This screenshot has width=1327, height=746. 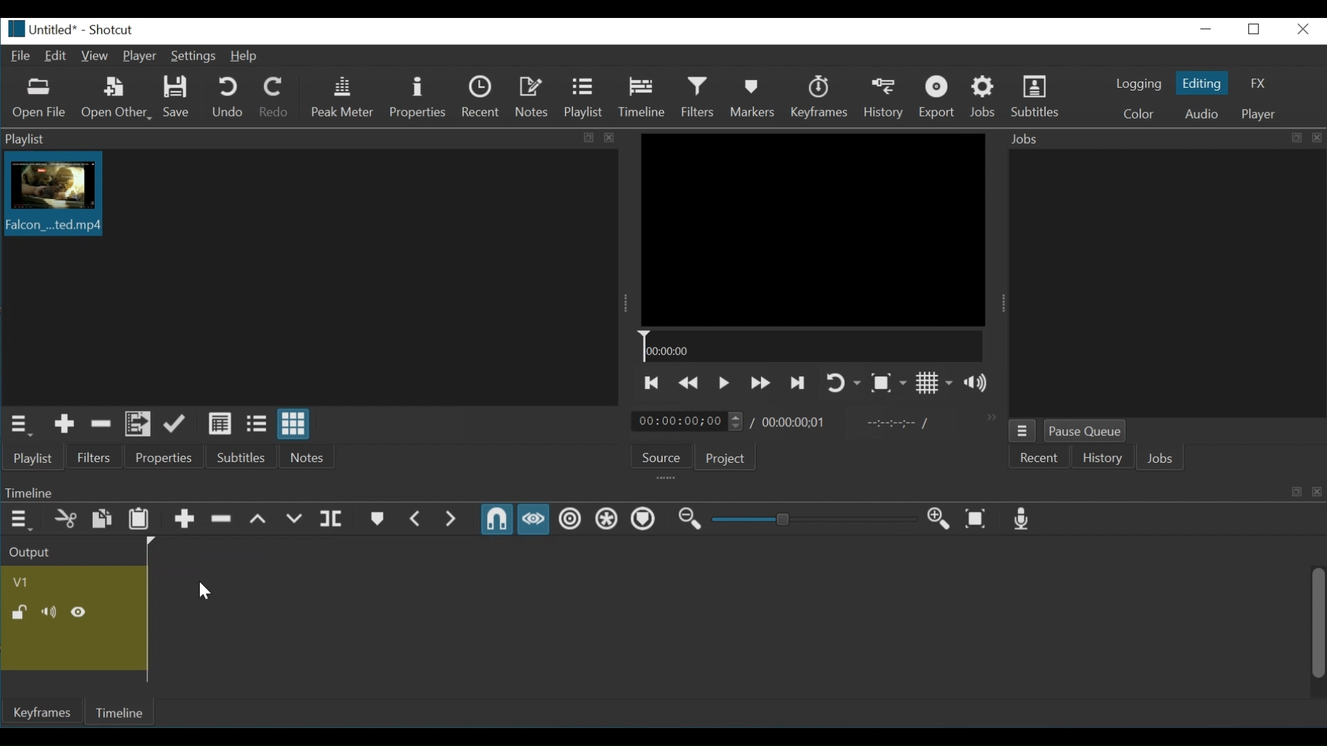 I want to click on View as icon, so click(x=295, y=423).